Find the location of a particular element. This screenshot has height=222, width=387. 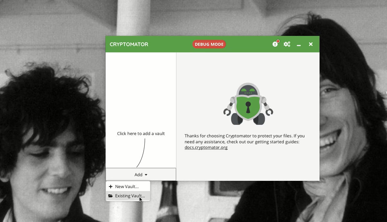

Please consider donating  is located at coordinates (275, 43).